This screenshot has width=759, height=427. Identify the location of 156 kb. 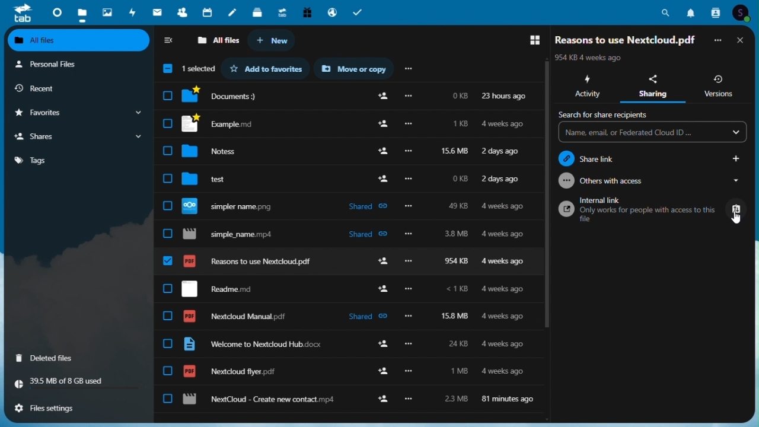
(457, 152).